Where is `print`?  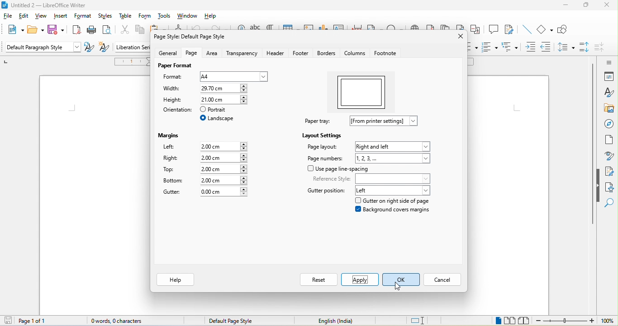 print is located at coordinates (94, 30).